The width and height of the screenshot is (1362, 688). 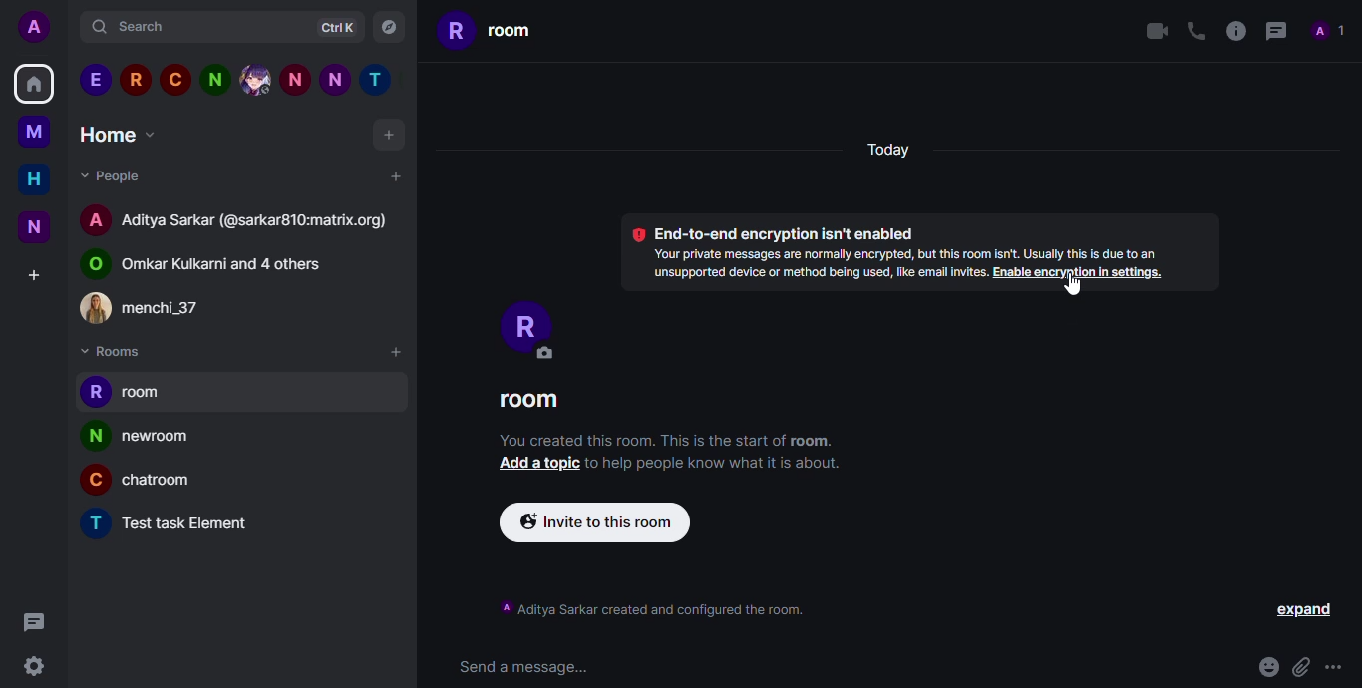 I want to click on people 8, so click(x=380, y=81).